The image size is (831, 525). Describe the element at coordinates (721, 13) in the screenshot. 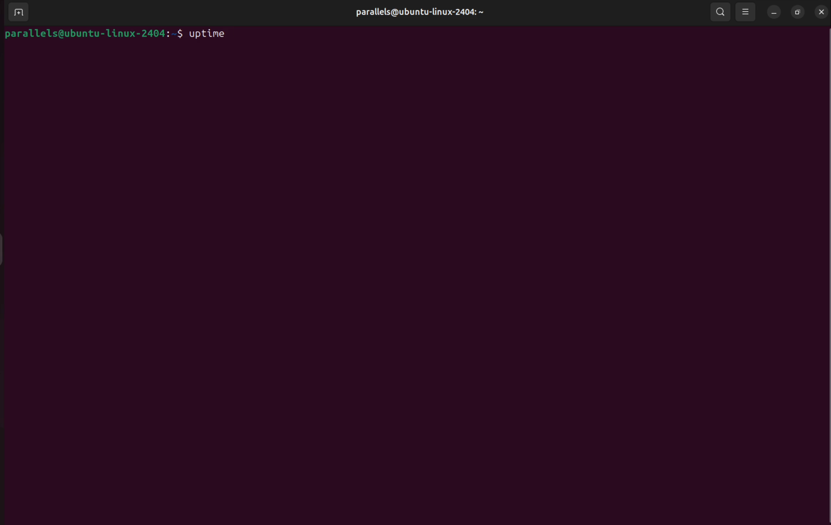

I see `search` at that location.